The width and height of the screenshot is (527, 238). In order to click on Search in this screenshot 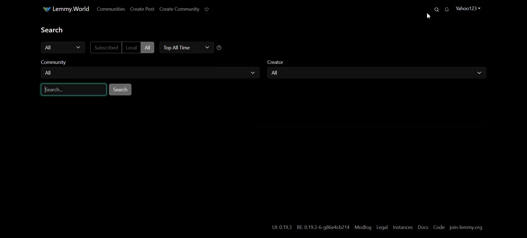, I will do `click(435, 10)`.